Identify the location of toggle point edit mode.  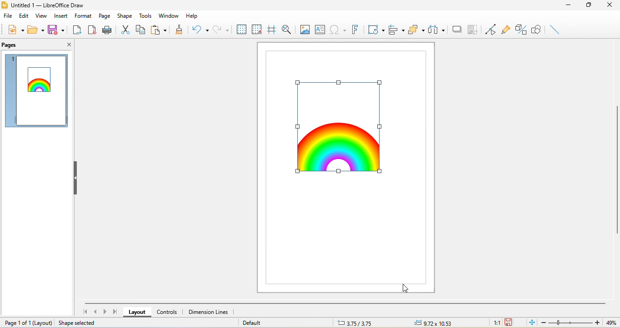
(491, 29).